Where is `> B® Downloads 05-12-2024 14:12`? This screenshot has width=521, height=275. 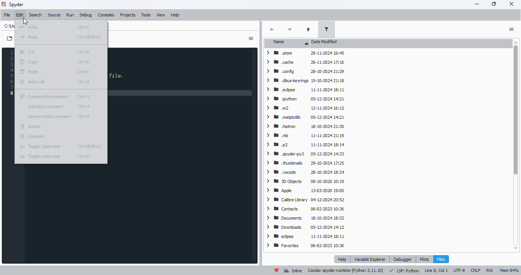 > B® Downloads 05-12-2024 14:12 is located at coordinates (306, 227).